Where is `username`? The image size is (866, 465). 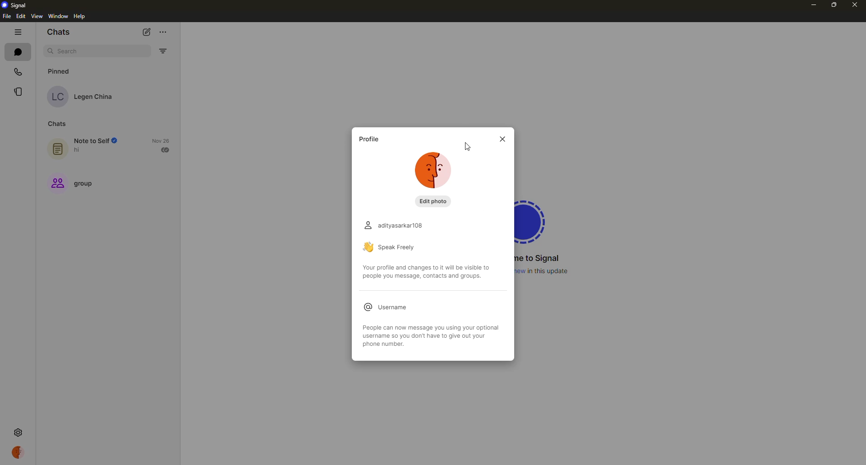
username is located at coordinates (384, 307).